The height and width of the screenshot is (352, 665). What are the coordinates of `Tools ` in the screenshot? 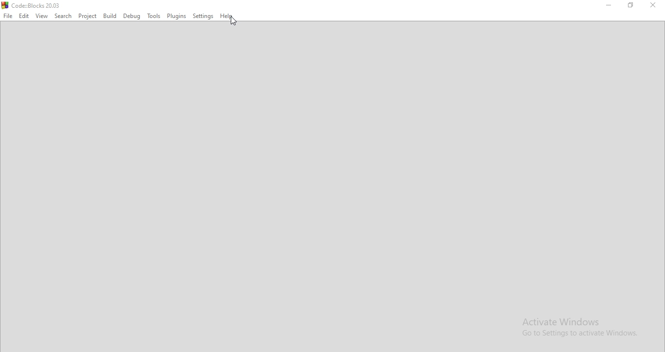 It's located at (154, 15).